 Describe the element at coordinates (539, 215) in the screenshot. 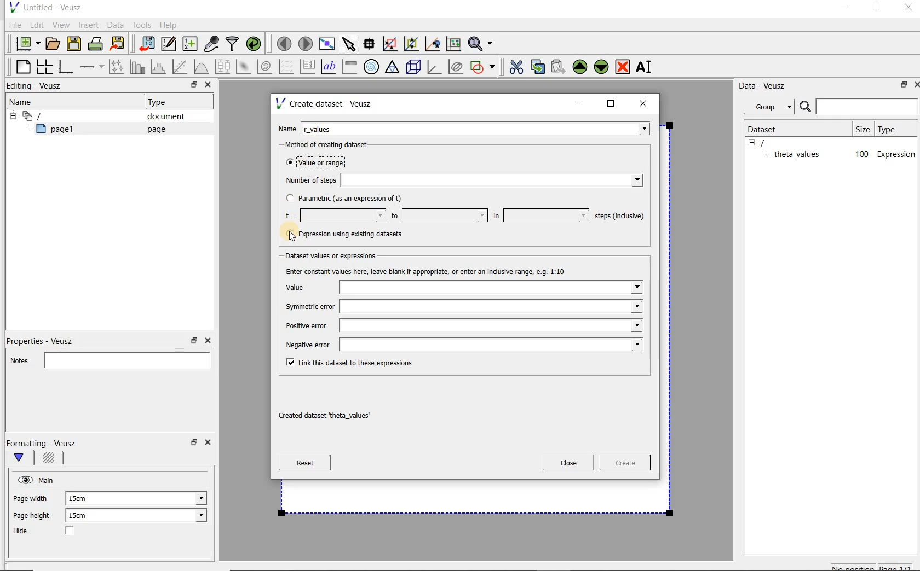

I see `in ` at that location.